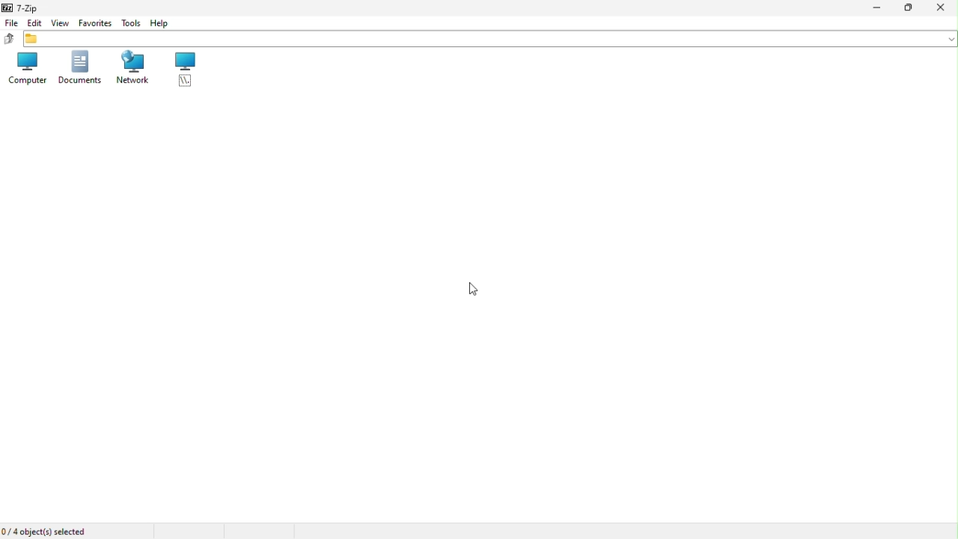 This screenshot has height=539, width=958. What do you see at coordinates (21, 8) in the screenshot?
I see `7-zip` at bounding box center [21, 8].